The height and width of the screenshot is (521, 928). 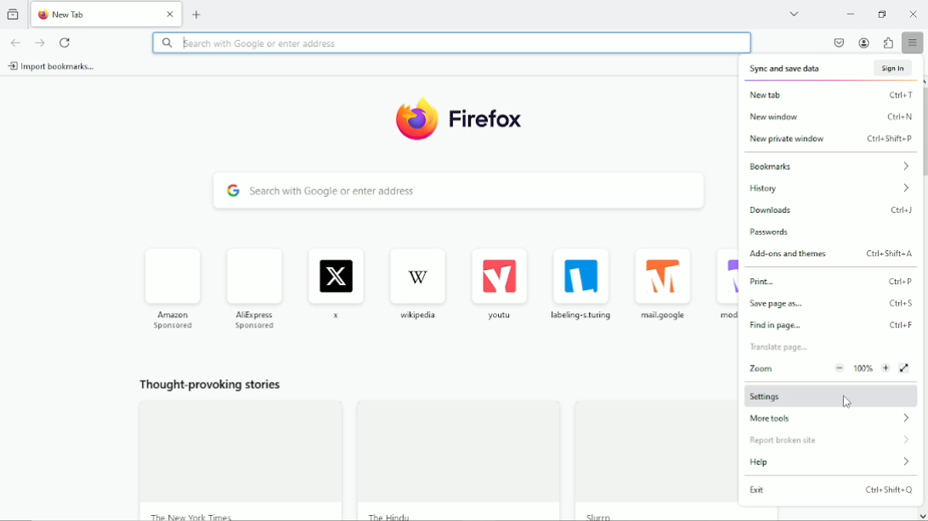 What do you see at coordinates (14, 13) in the screenshot?
I see `View recent browsing` at bounding box center [14, 13].